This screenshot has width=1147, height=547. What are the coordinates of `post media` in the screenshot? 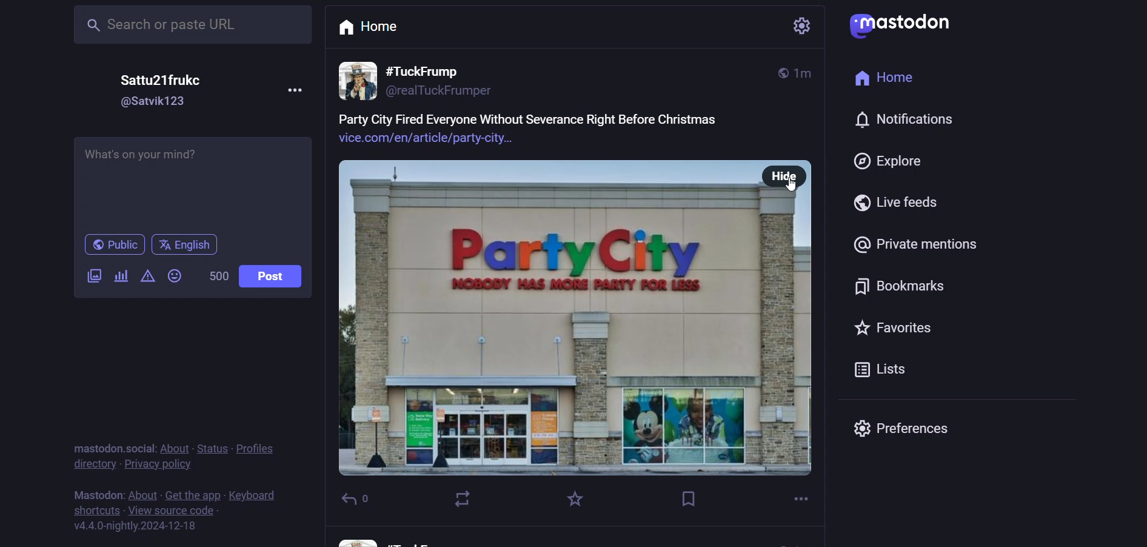 It's located at (551, 317).